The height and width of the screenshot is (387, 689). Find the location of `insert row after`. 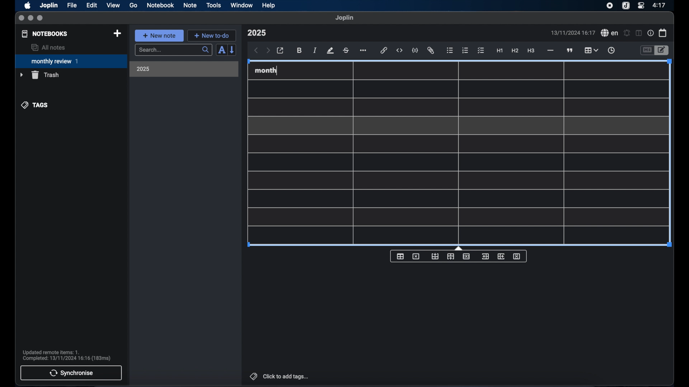

insert row after is located at coordinates (451, 257).